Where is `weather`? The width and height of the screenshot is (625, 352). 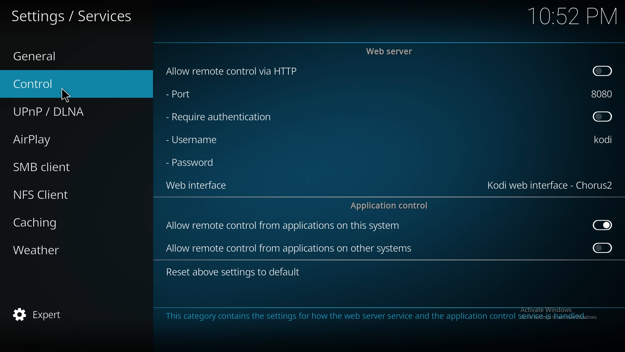 weather is located at coordinates (68, 249).